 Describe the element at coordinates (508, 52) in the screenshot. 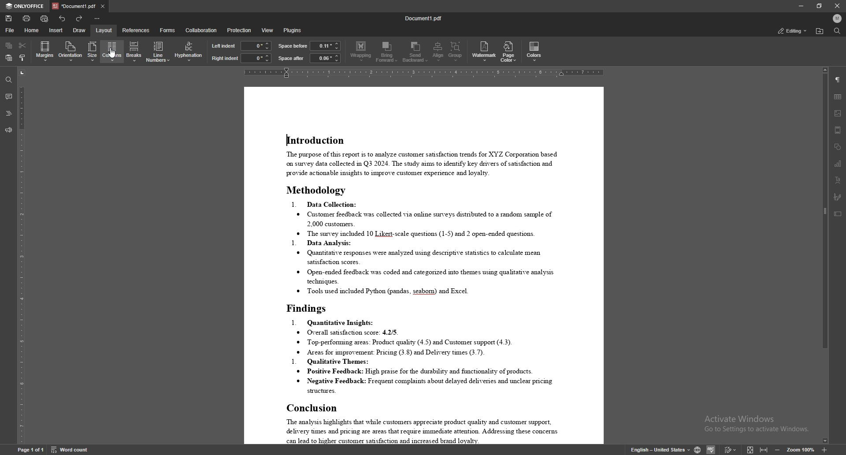

I see `page color` at that location.